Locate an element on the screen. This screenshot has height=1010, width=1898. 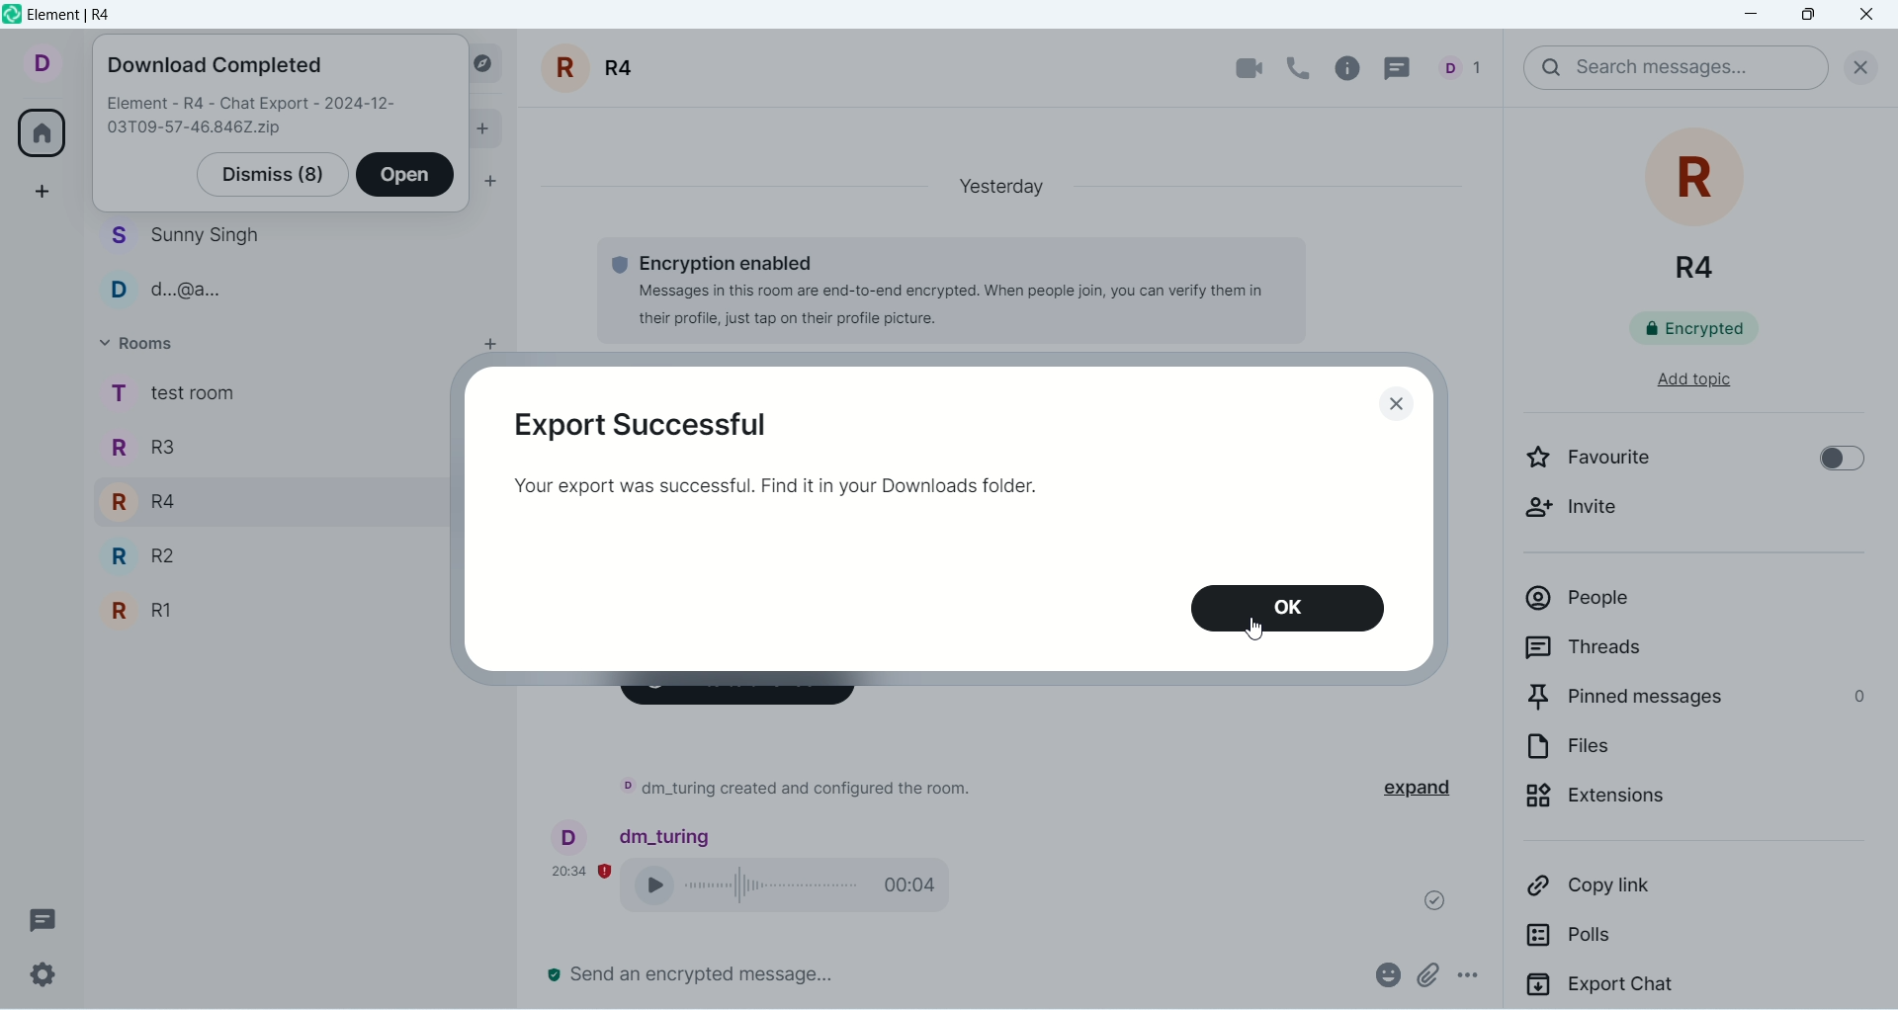
close is located at coordinates (1855, 64).